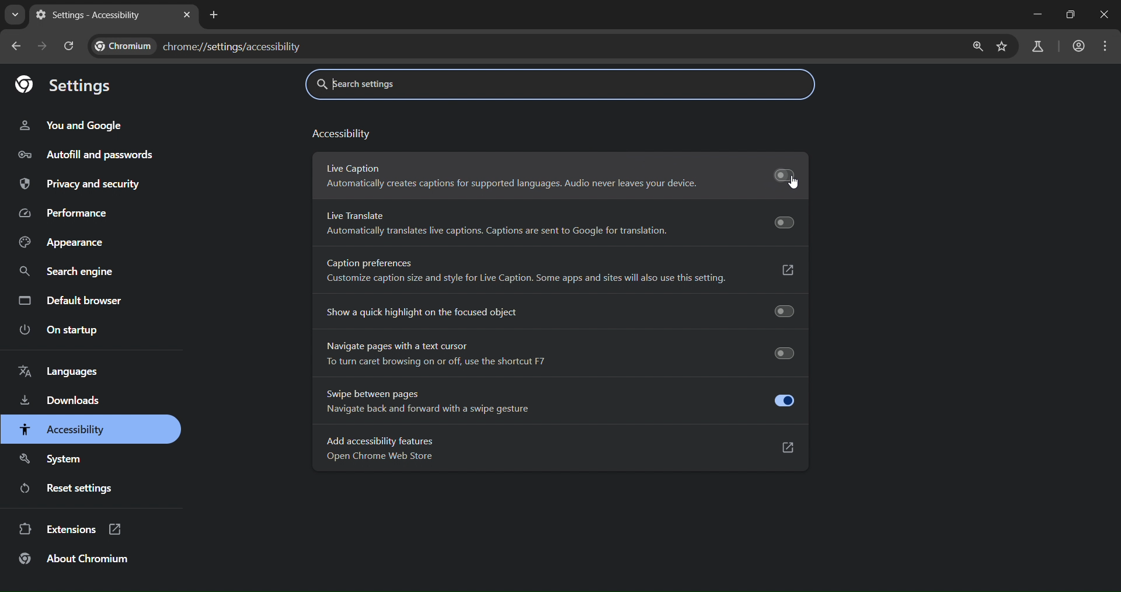 The image size is (1121, 592). I want to click on languages, so click(59, 372).